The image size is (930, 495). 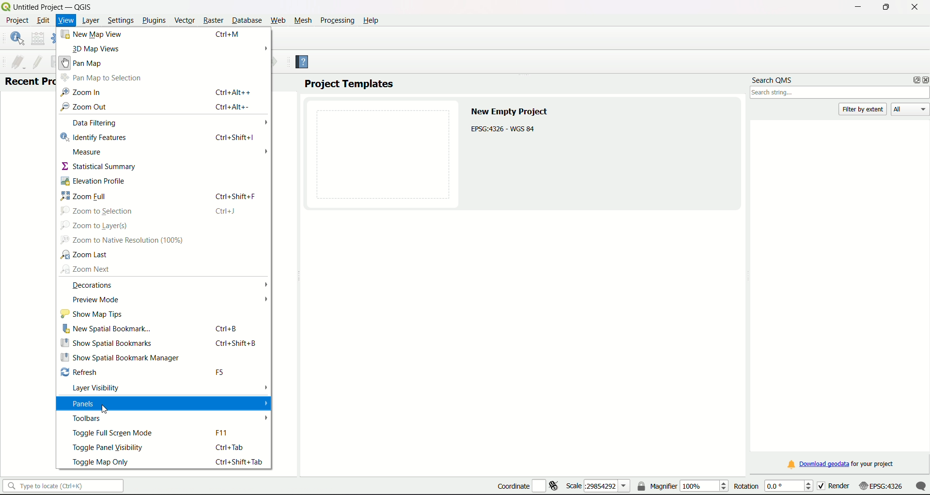 I want to click on arrows, so click(x=265, y=411).